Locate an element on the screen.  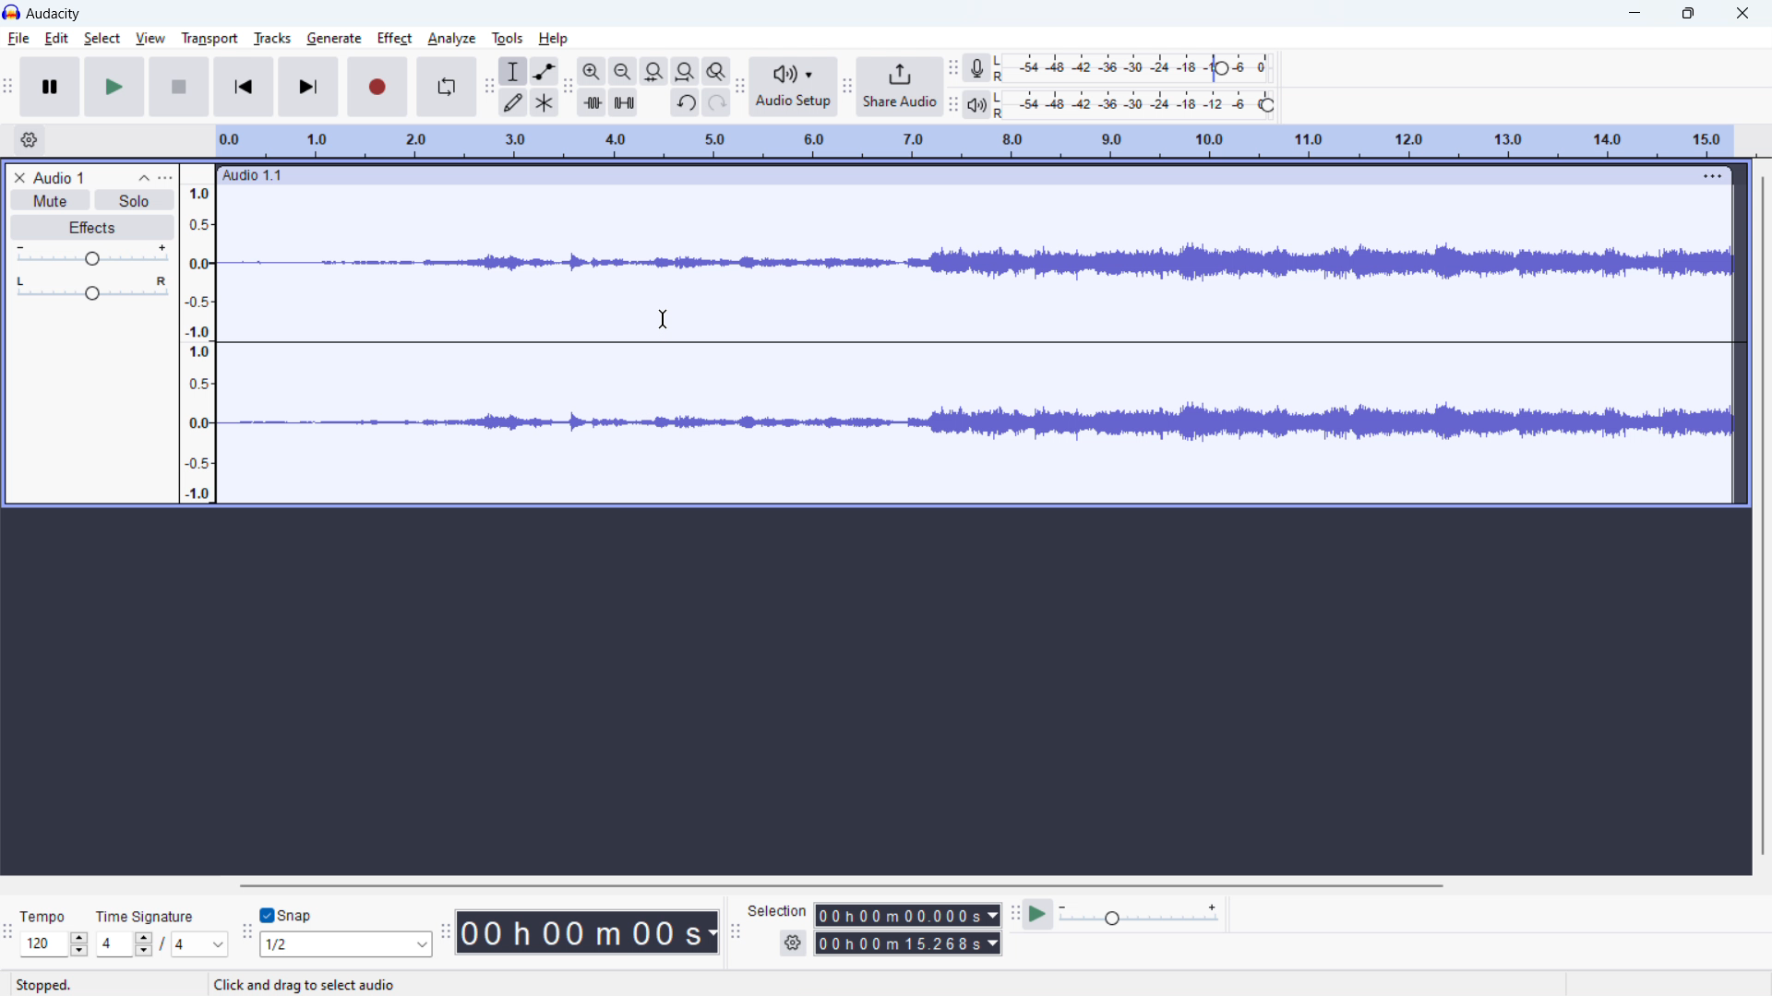
set time signature is located at coordinates (162, 931).